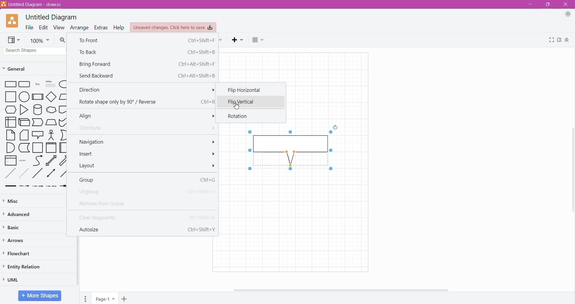  I want to click on Layout, so click(90, 166).